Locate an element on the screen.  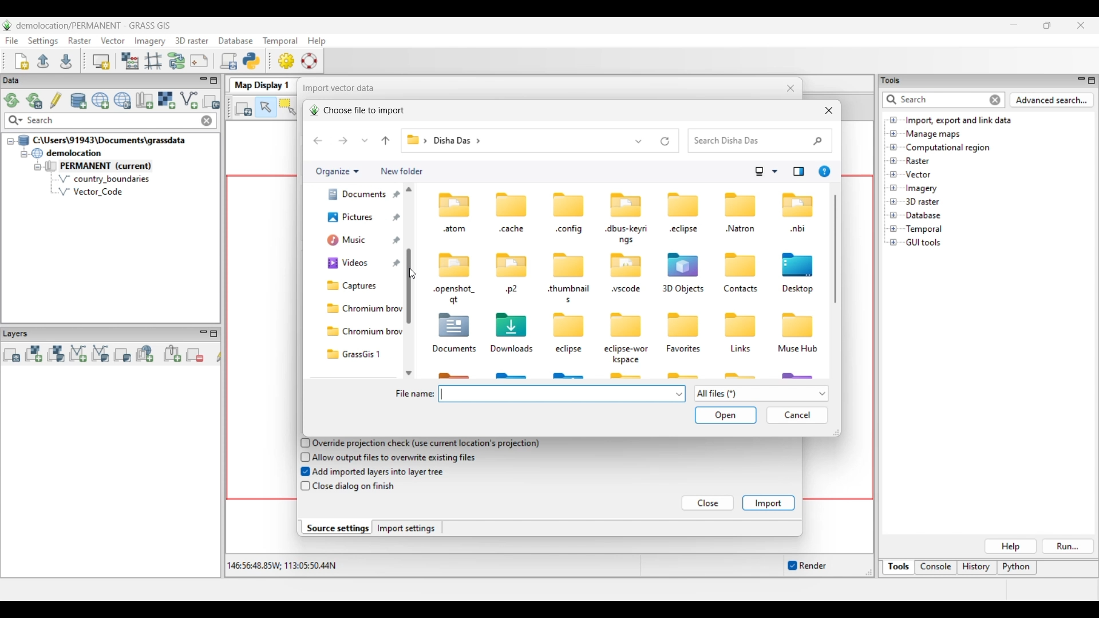
Project and software name is located at coordinates (94, 26).